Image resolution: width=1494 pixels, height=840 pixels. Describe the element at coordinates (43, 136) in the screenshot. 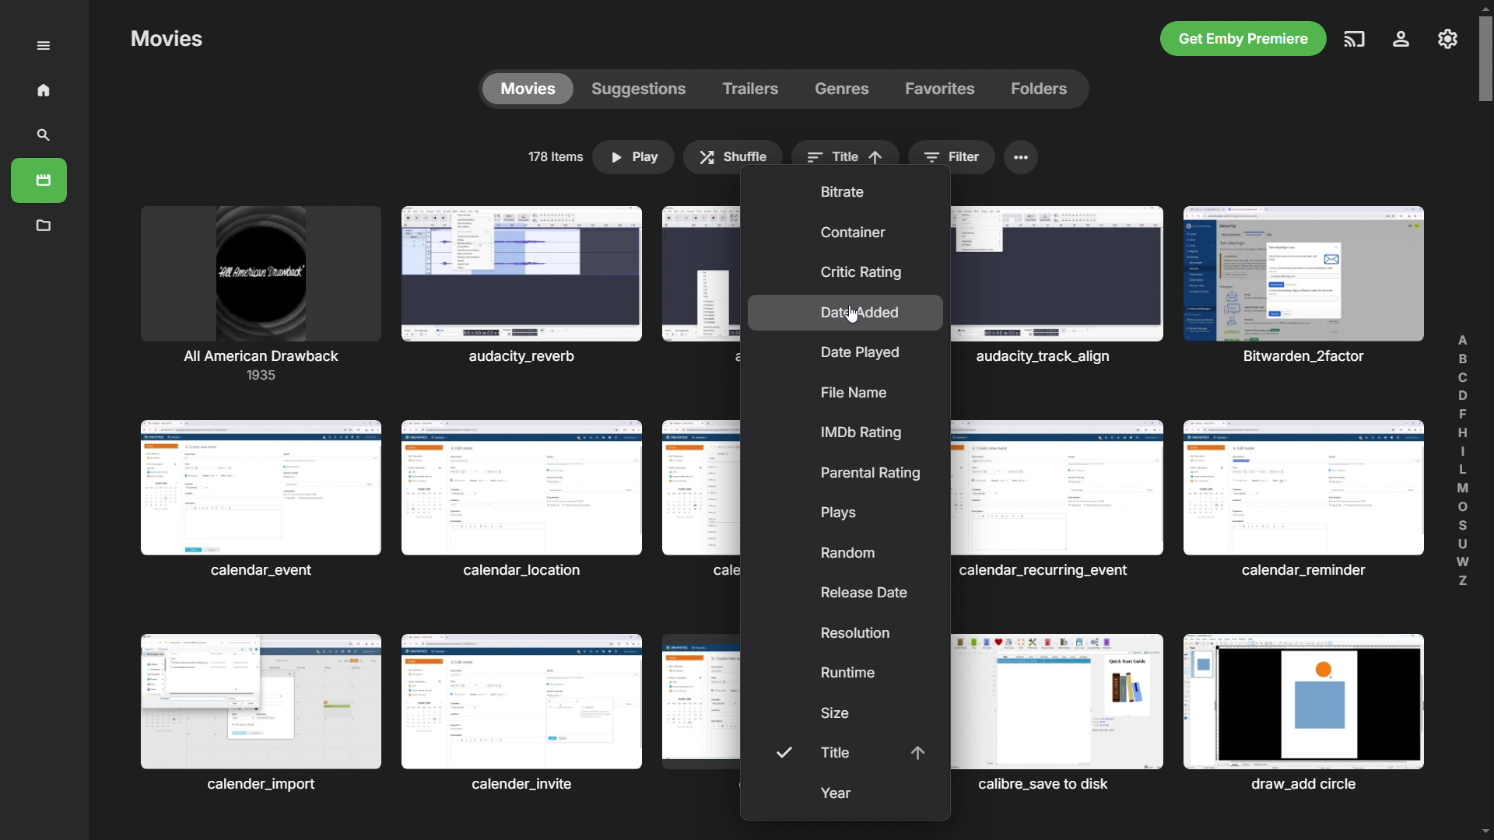

I see `search` at that location.